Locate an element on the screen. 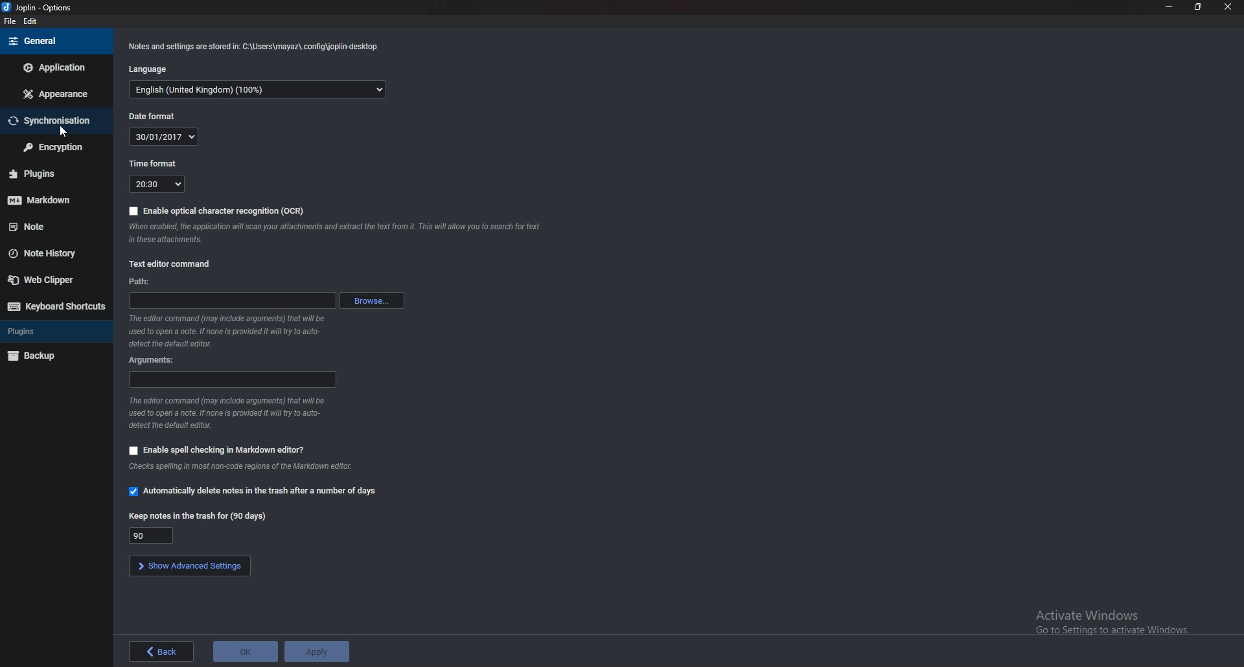 This screenshot has height=667, width=1244. info is located at coordinates (227, 330).